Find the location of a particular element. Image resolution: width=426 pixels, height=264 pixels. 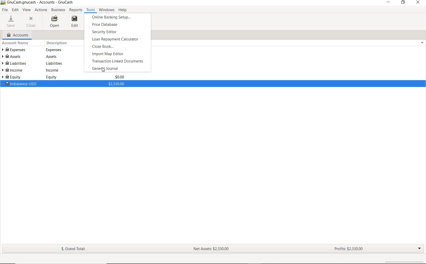

HELP is located at coordinates (123, 10).